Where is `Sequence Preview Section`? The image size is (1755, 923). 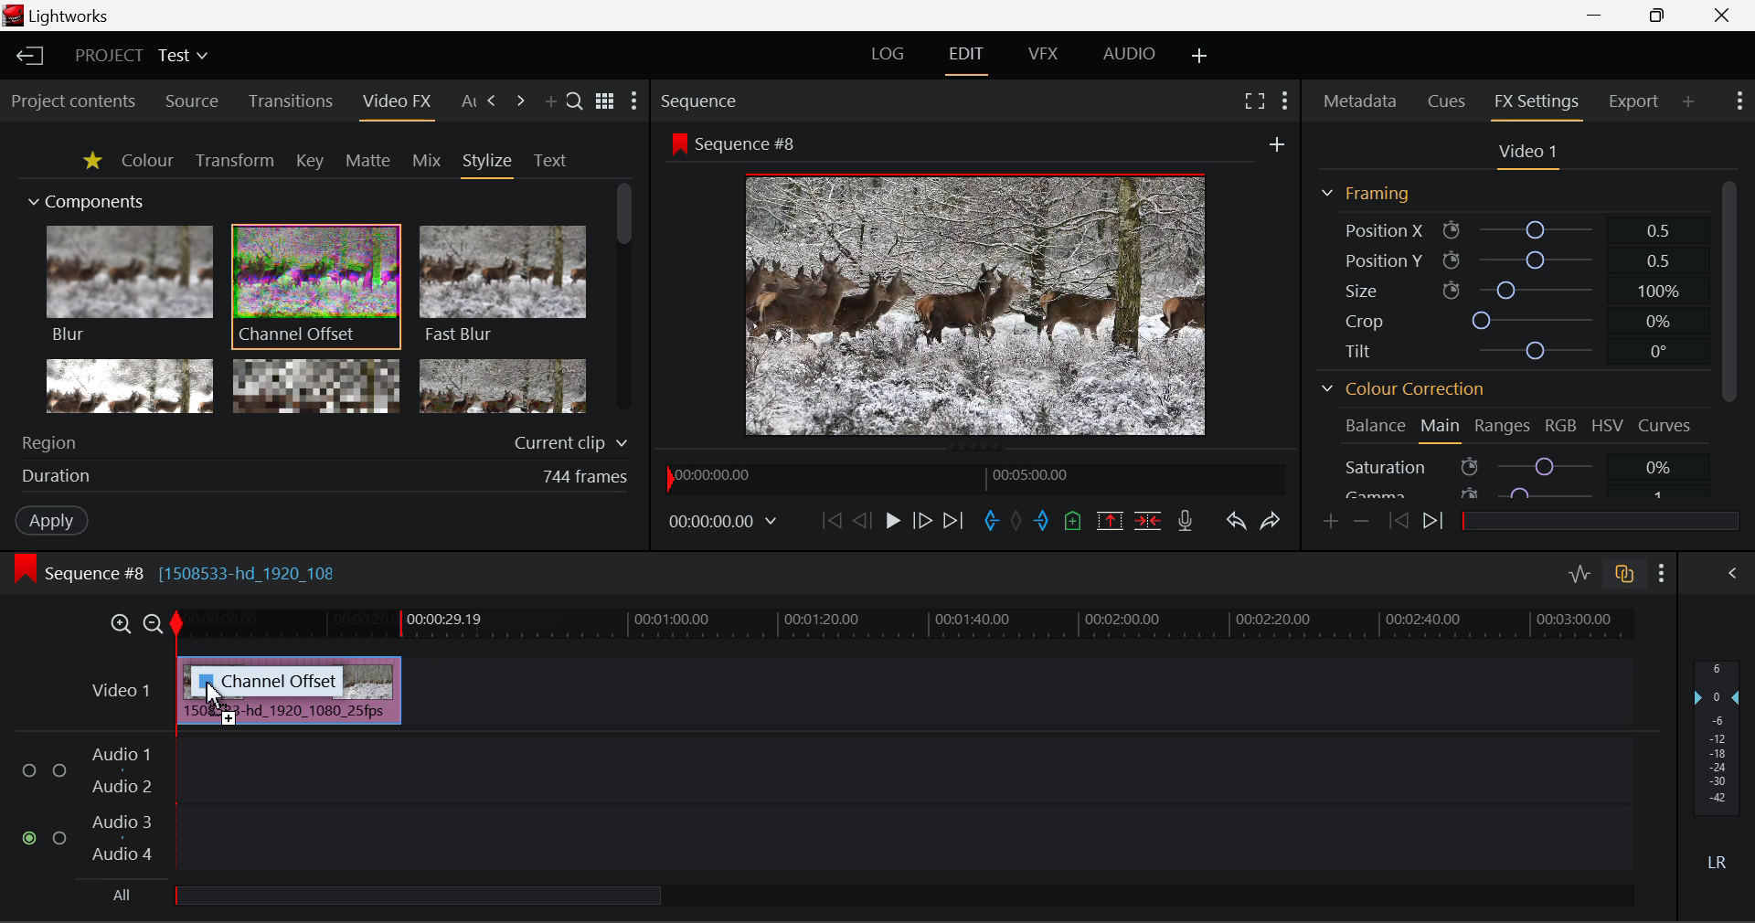 Sequence Preview Section is located at coordinates (701, 100).